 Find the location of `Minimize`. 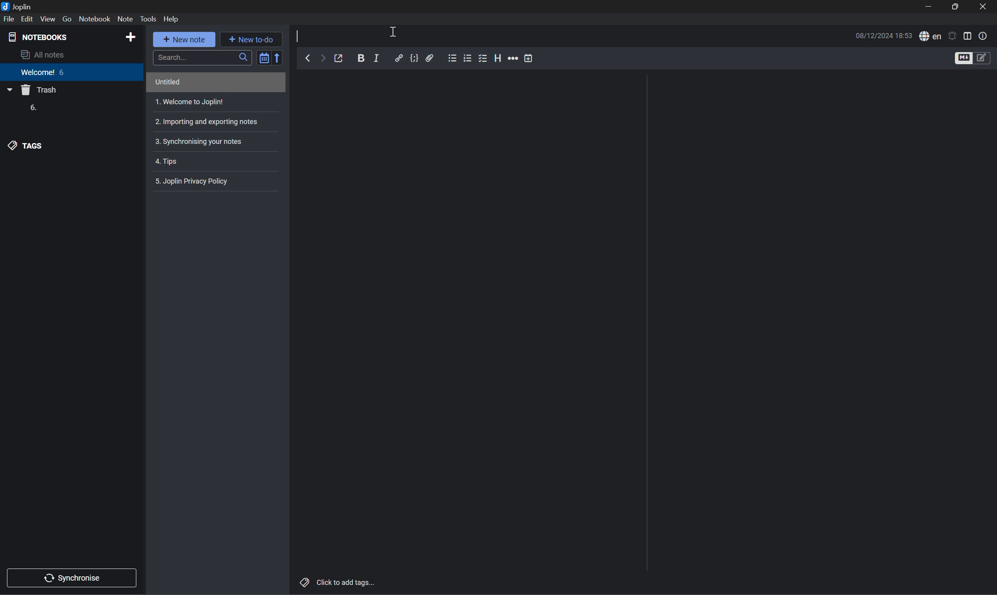

Minimize is located at coordinates (932, 7).